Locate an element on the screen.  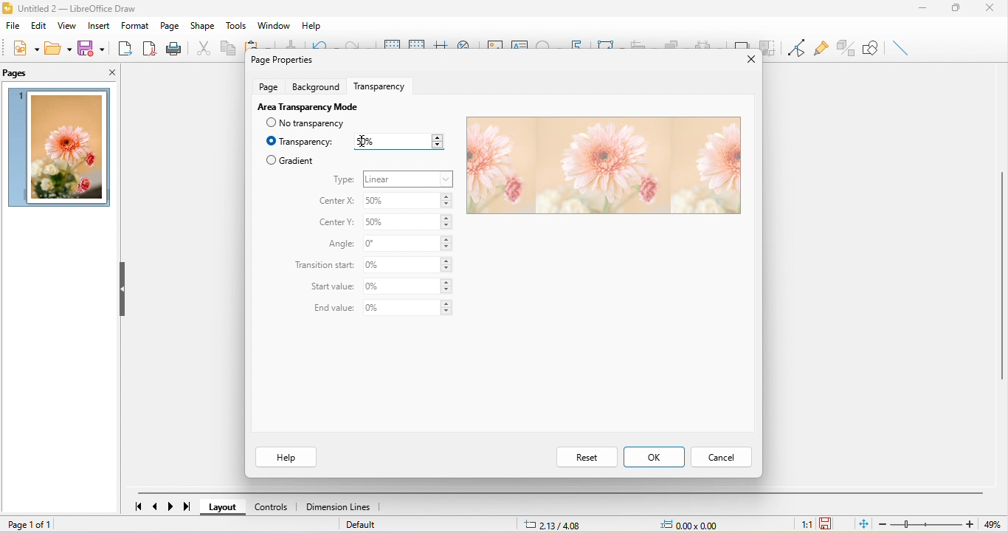
view is located at coordinates (69, 25).